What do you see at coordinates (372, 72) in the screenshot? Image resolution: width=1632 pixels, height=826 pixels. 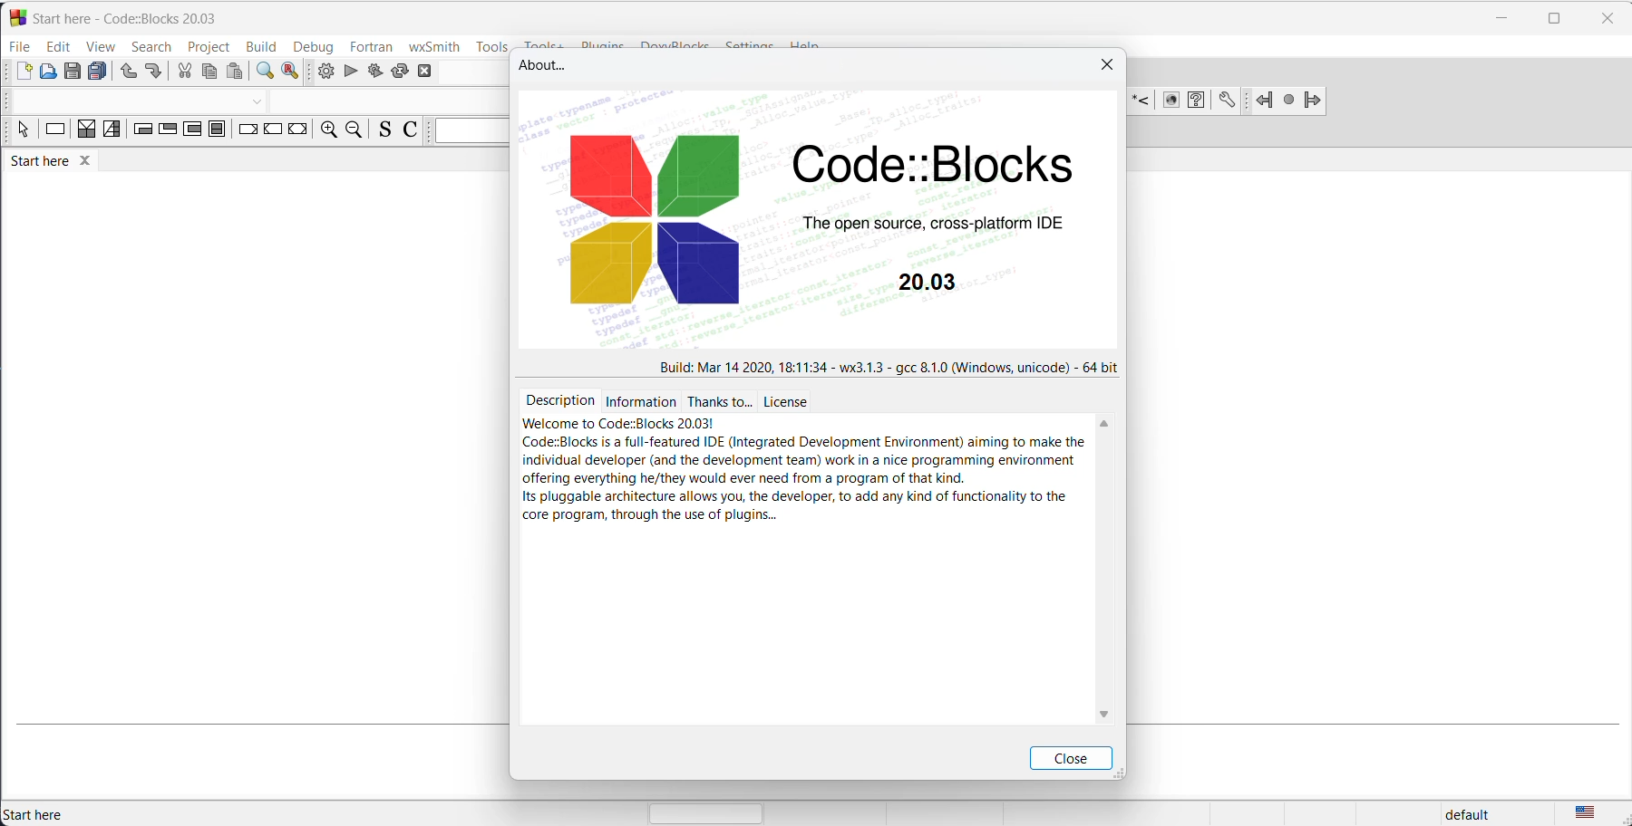 I see `build and run` at bounding box center [372, 72].